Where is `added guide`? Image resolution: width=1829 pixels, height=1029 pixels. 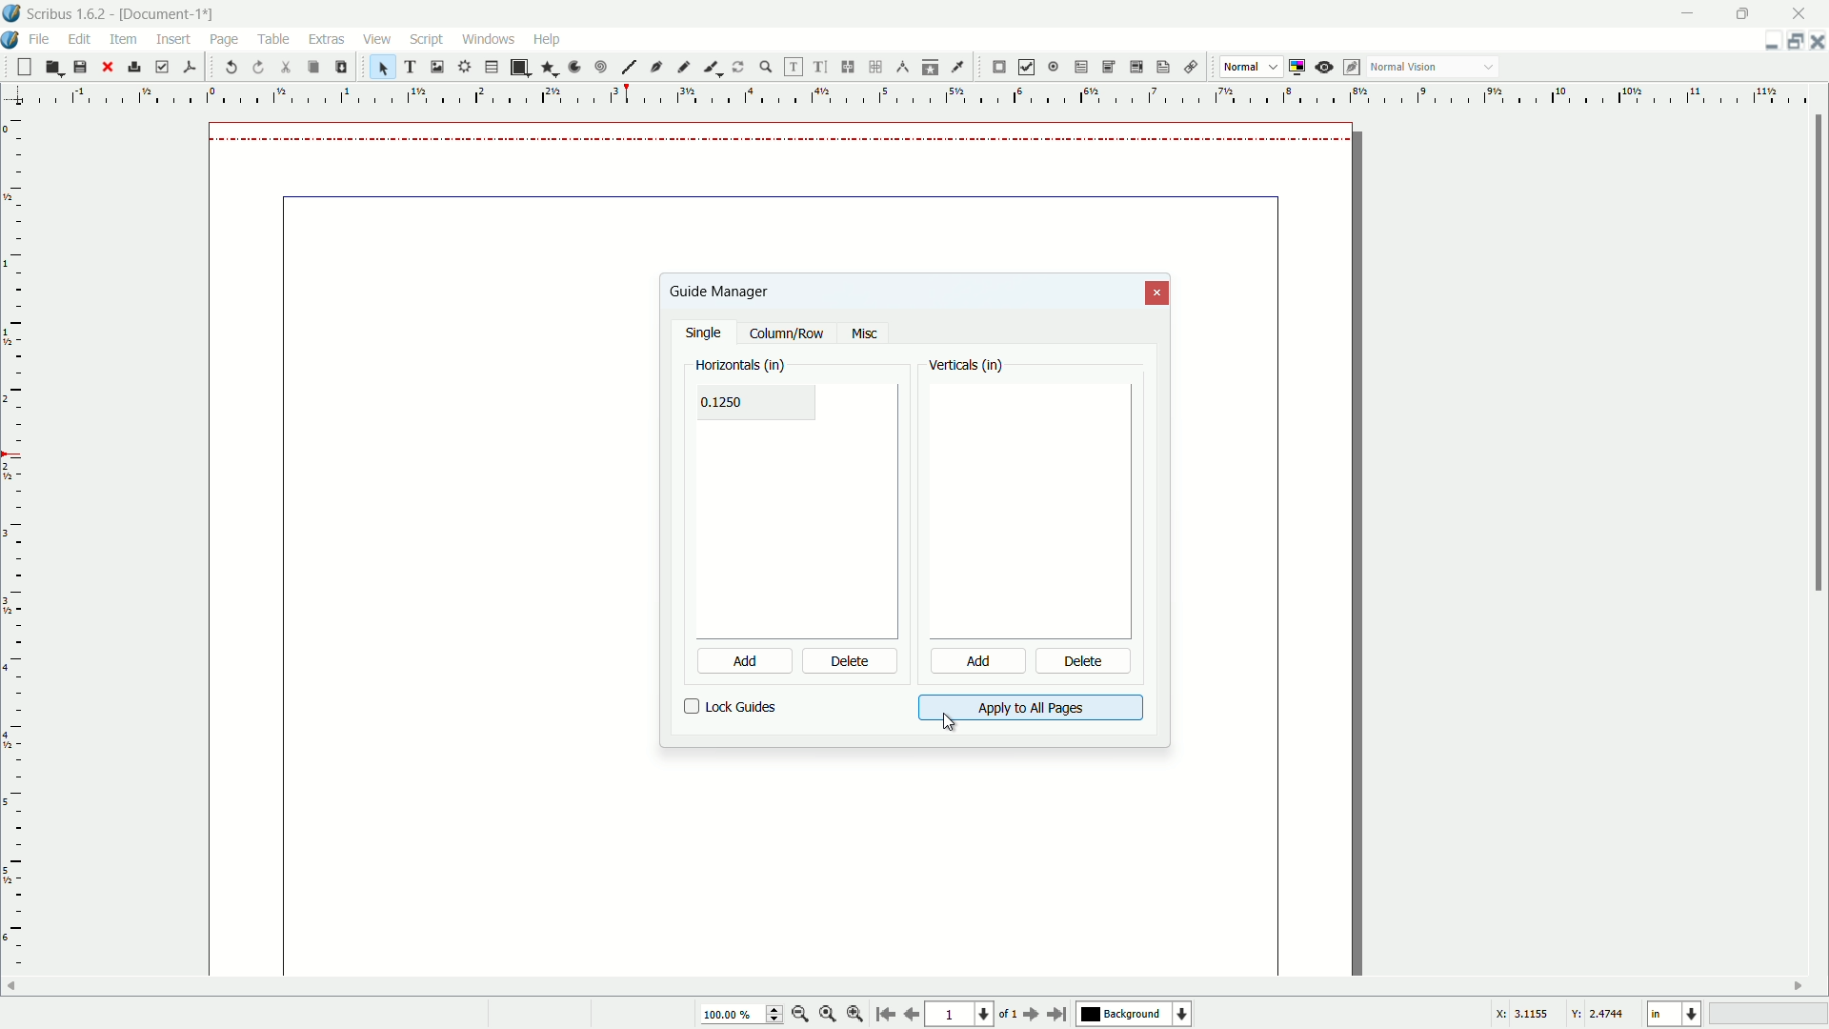 added guide is located at coordinates (787, 138).